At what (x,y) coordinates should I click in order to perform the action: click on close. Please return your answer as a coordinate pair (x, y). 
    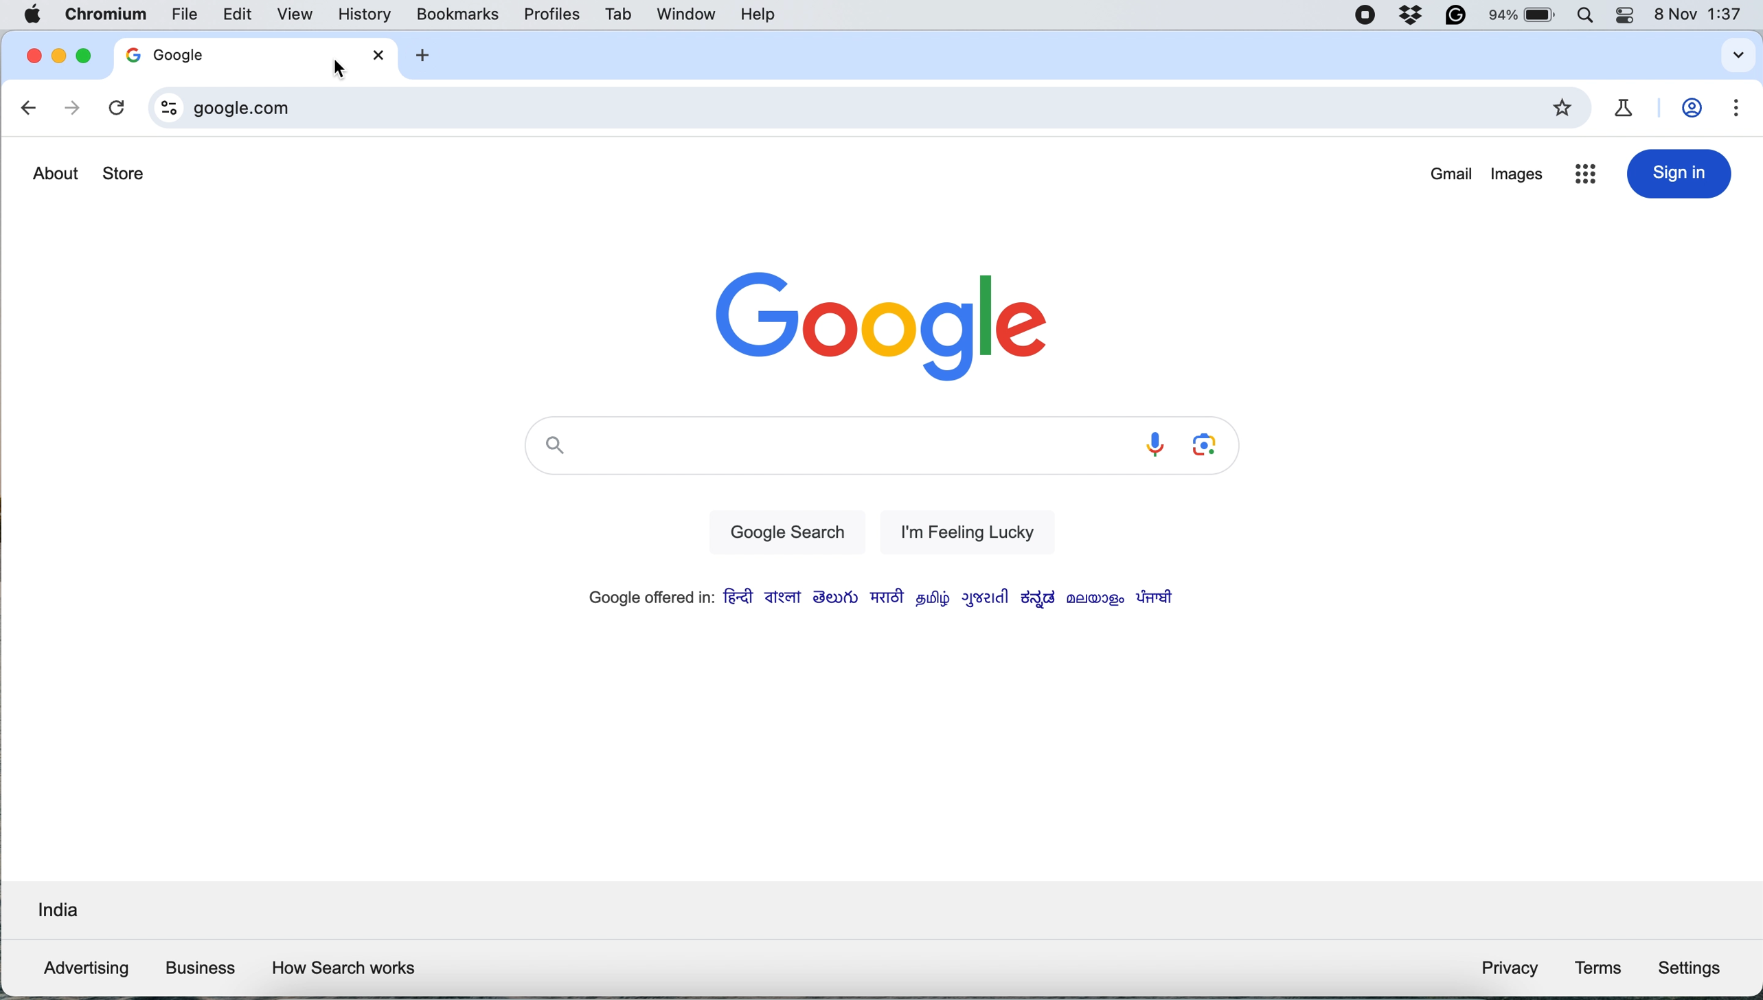
    Looking at the image, I should click on (30, 56).